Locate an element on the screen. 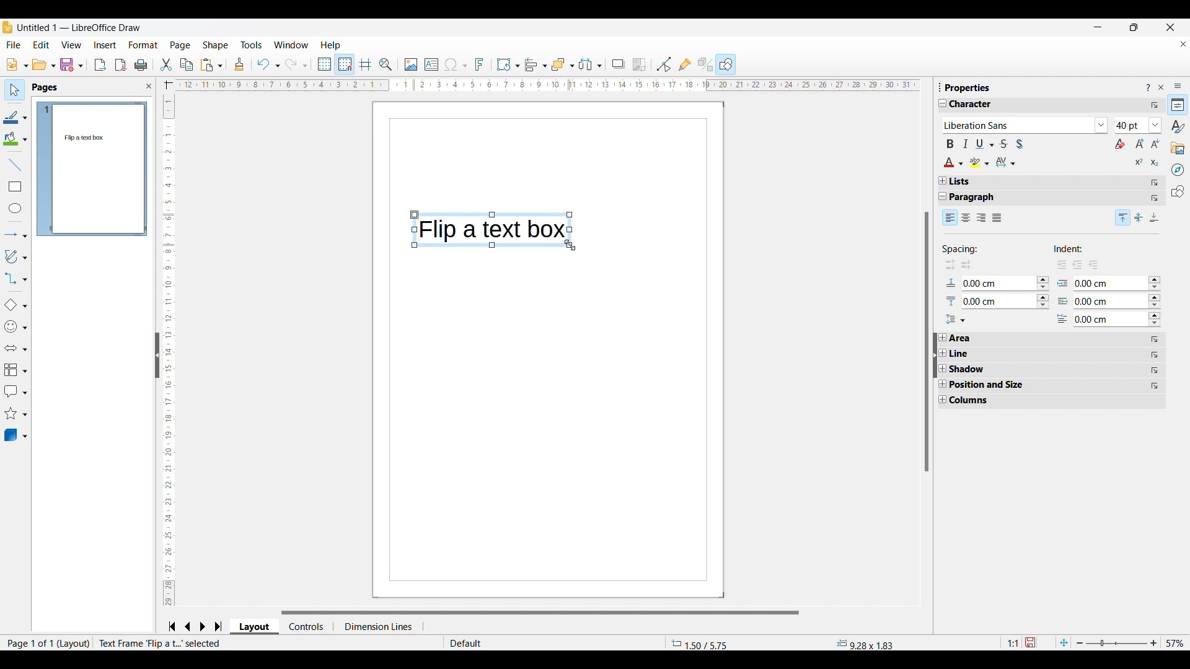  Transformation options is located at coordinates (508, 64).